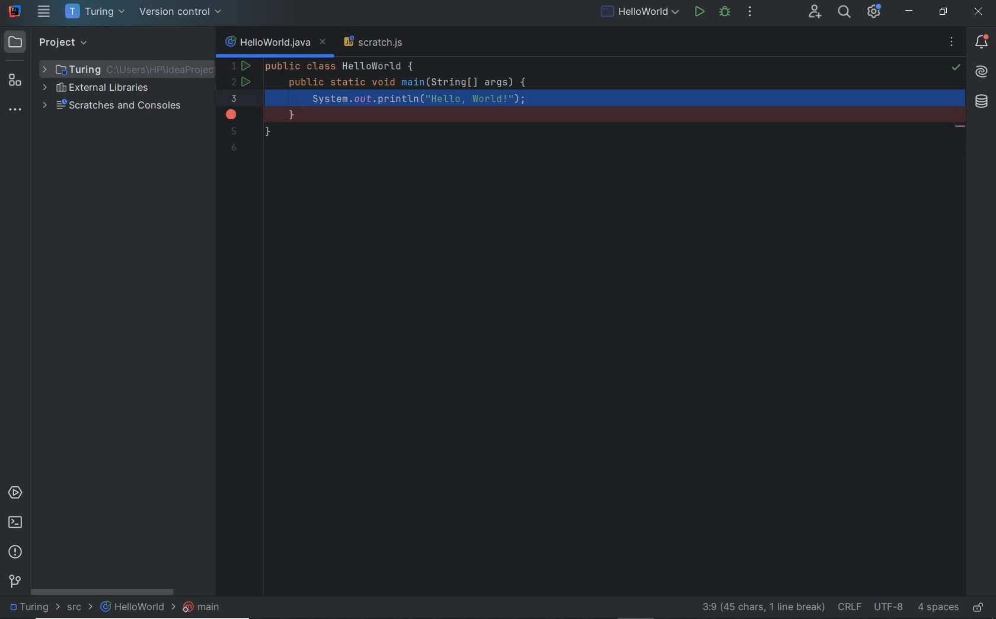 This screenshot has width=996, height=619. Describe the element at coordinates (133, 610) in the screenshot. I see `file name` at that location.